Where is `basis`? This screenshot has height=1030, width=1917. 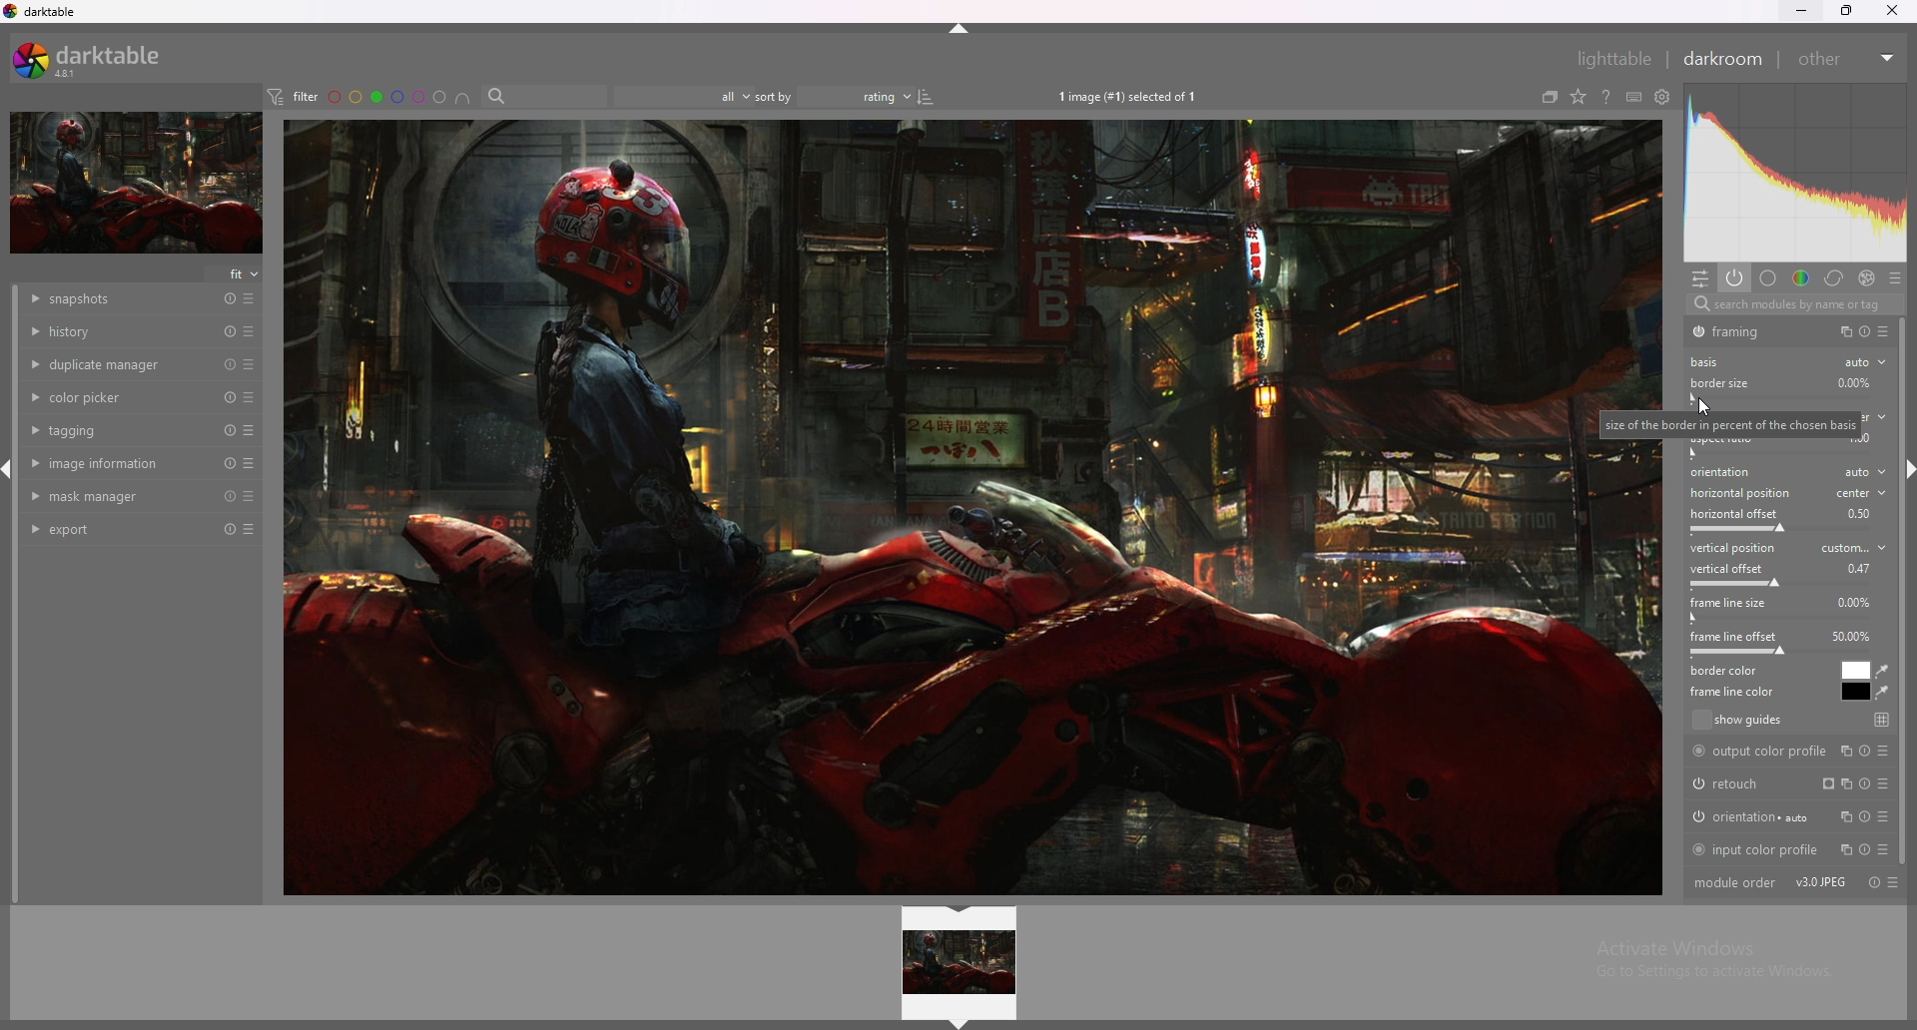 basis is located at coordinates (1711, 362).